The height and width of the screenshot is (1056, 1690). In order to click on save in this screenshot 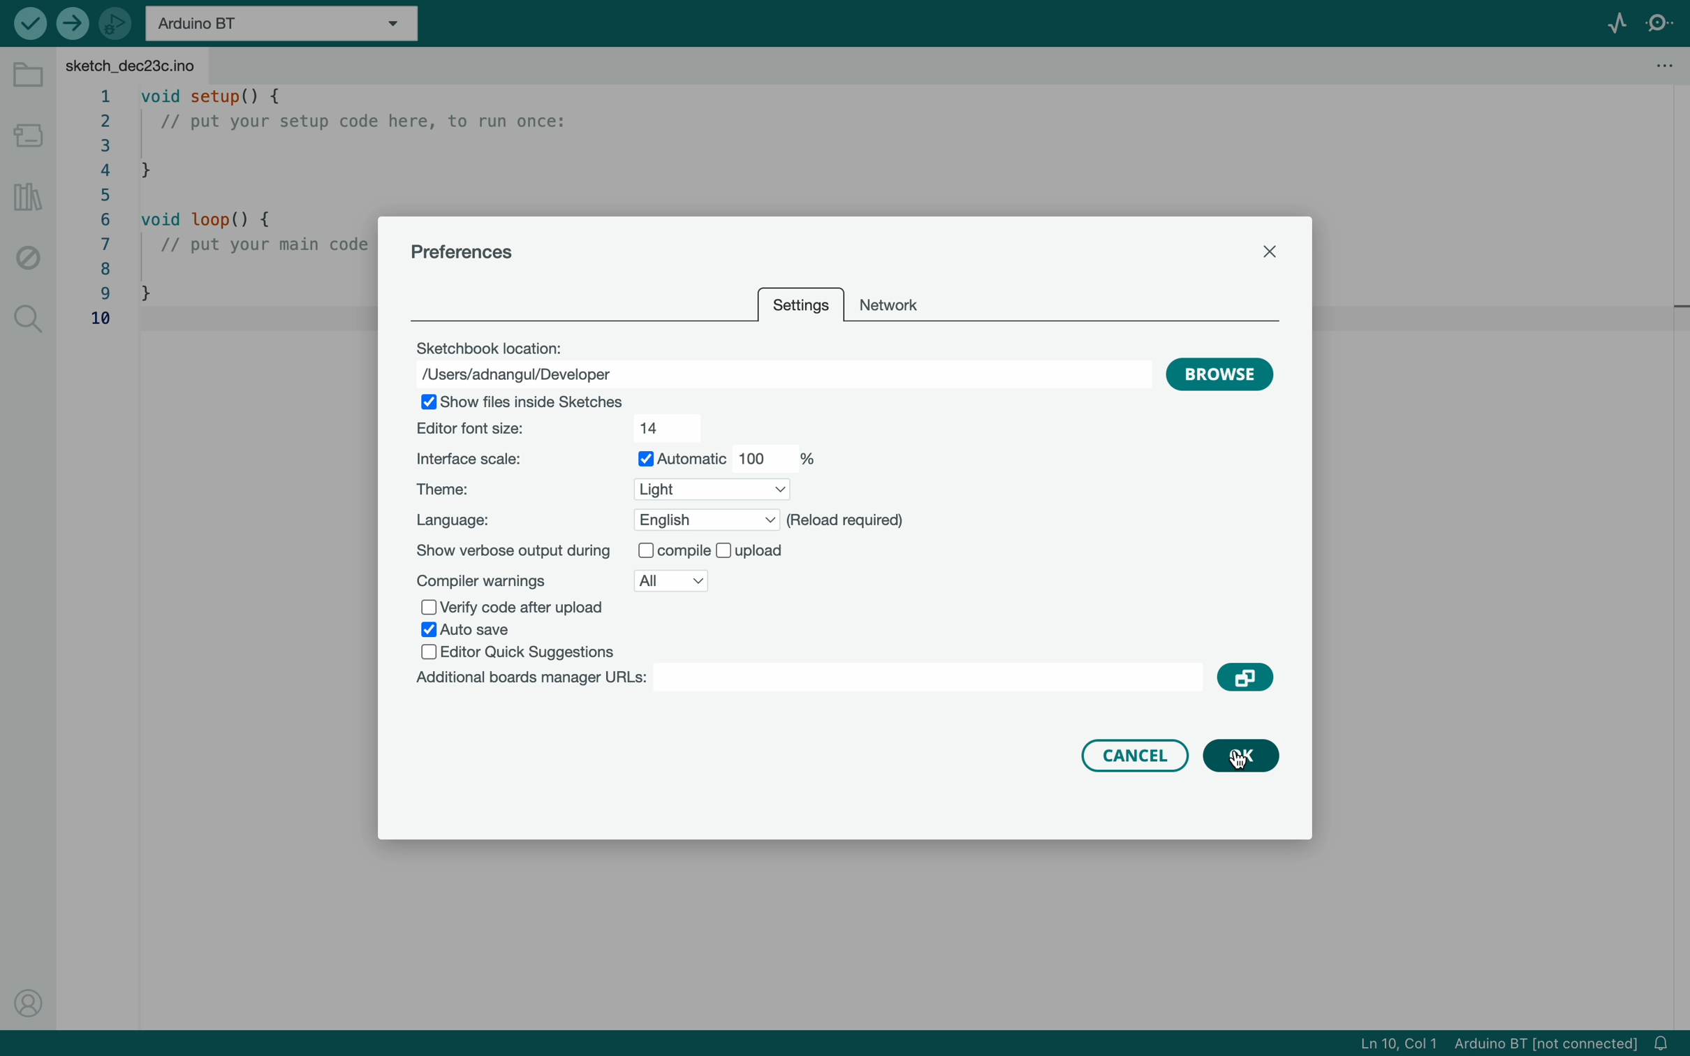, I will do `click(492, 630)`.